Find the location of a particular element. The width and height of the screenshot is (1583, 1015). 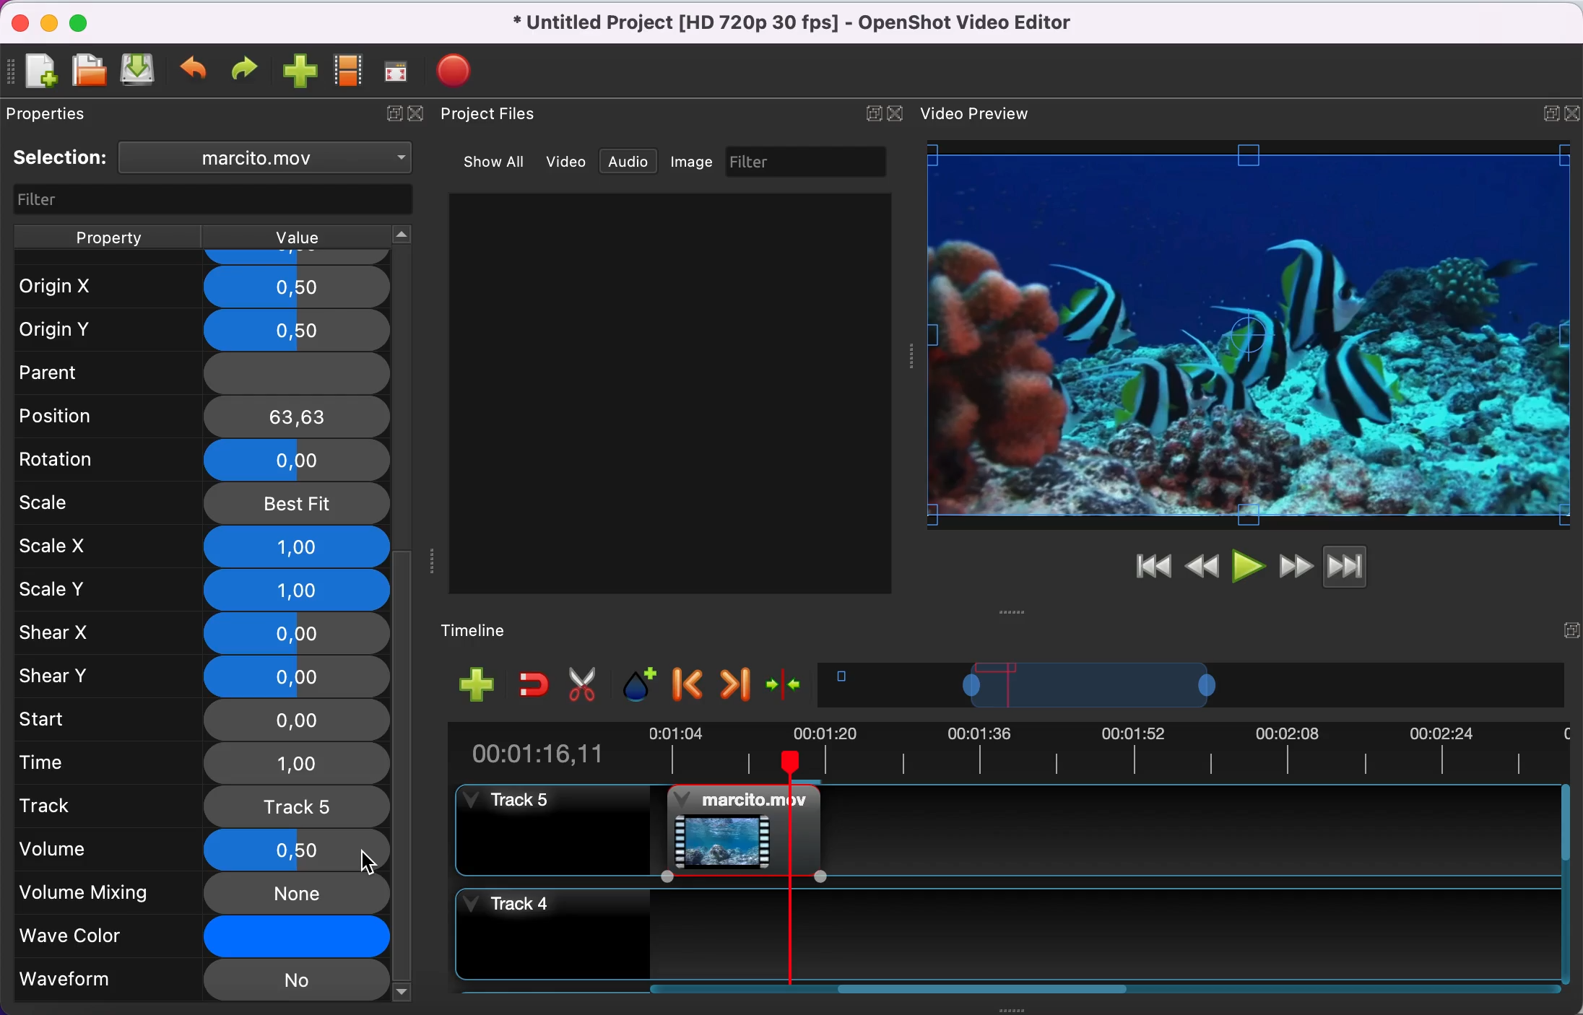

close is located at coordinates (17, 21).